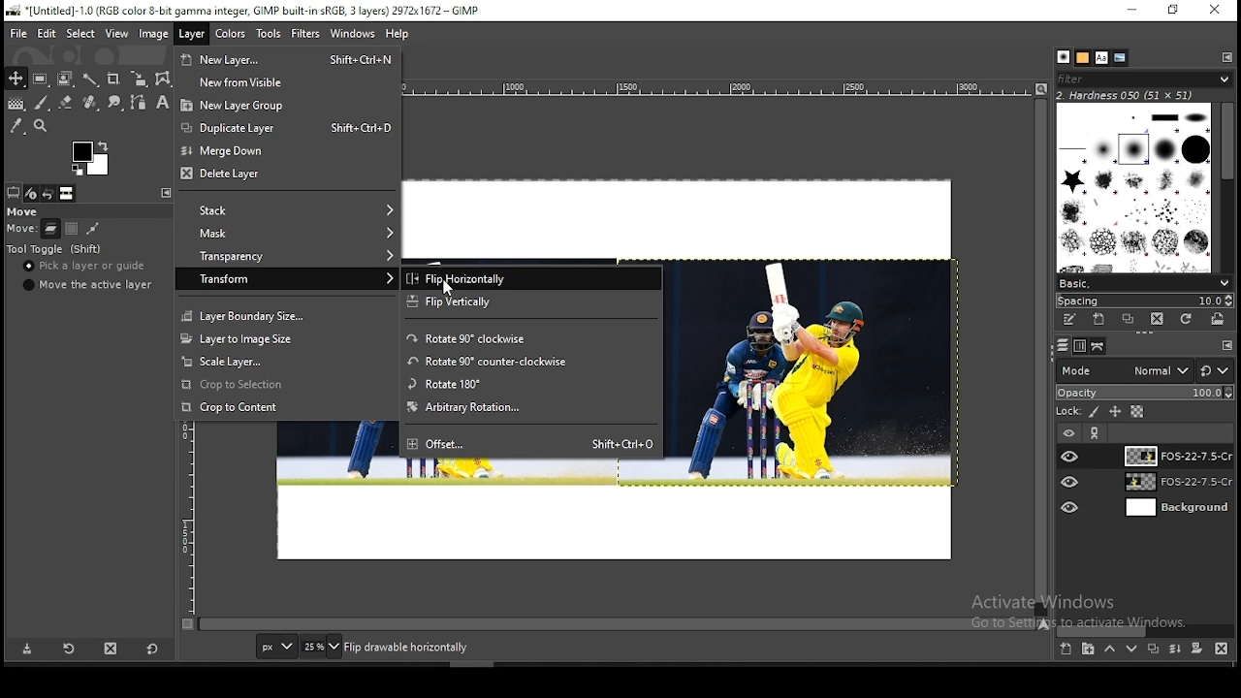  What do you see at coordinates (1064, 57) in the screenshot?
I see `brushes` at bounding box center [1064, 57].